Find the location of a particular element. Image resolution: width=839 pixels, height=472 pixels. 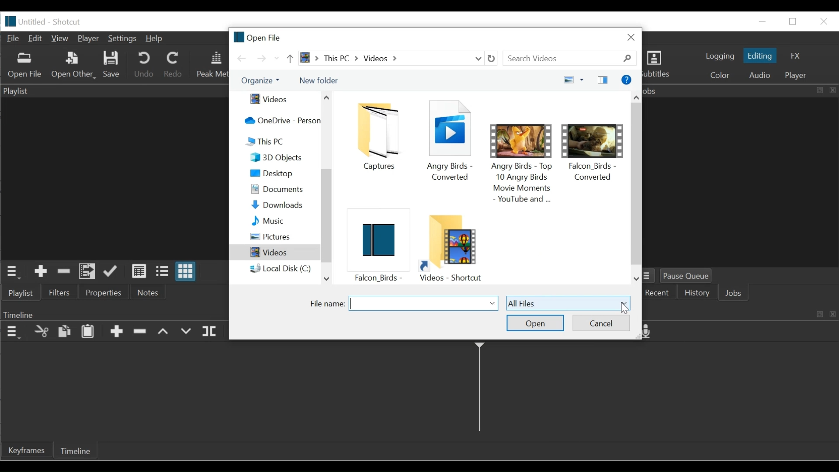

Undo is located at coordinates (143, 65).